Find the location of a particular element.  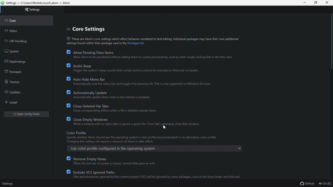

restore is located at coordinates (317, 3).